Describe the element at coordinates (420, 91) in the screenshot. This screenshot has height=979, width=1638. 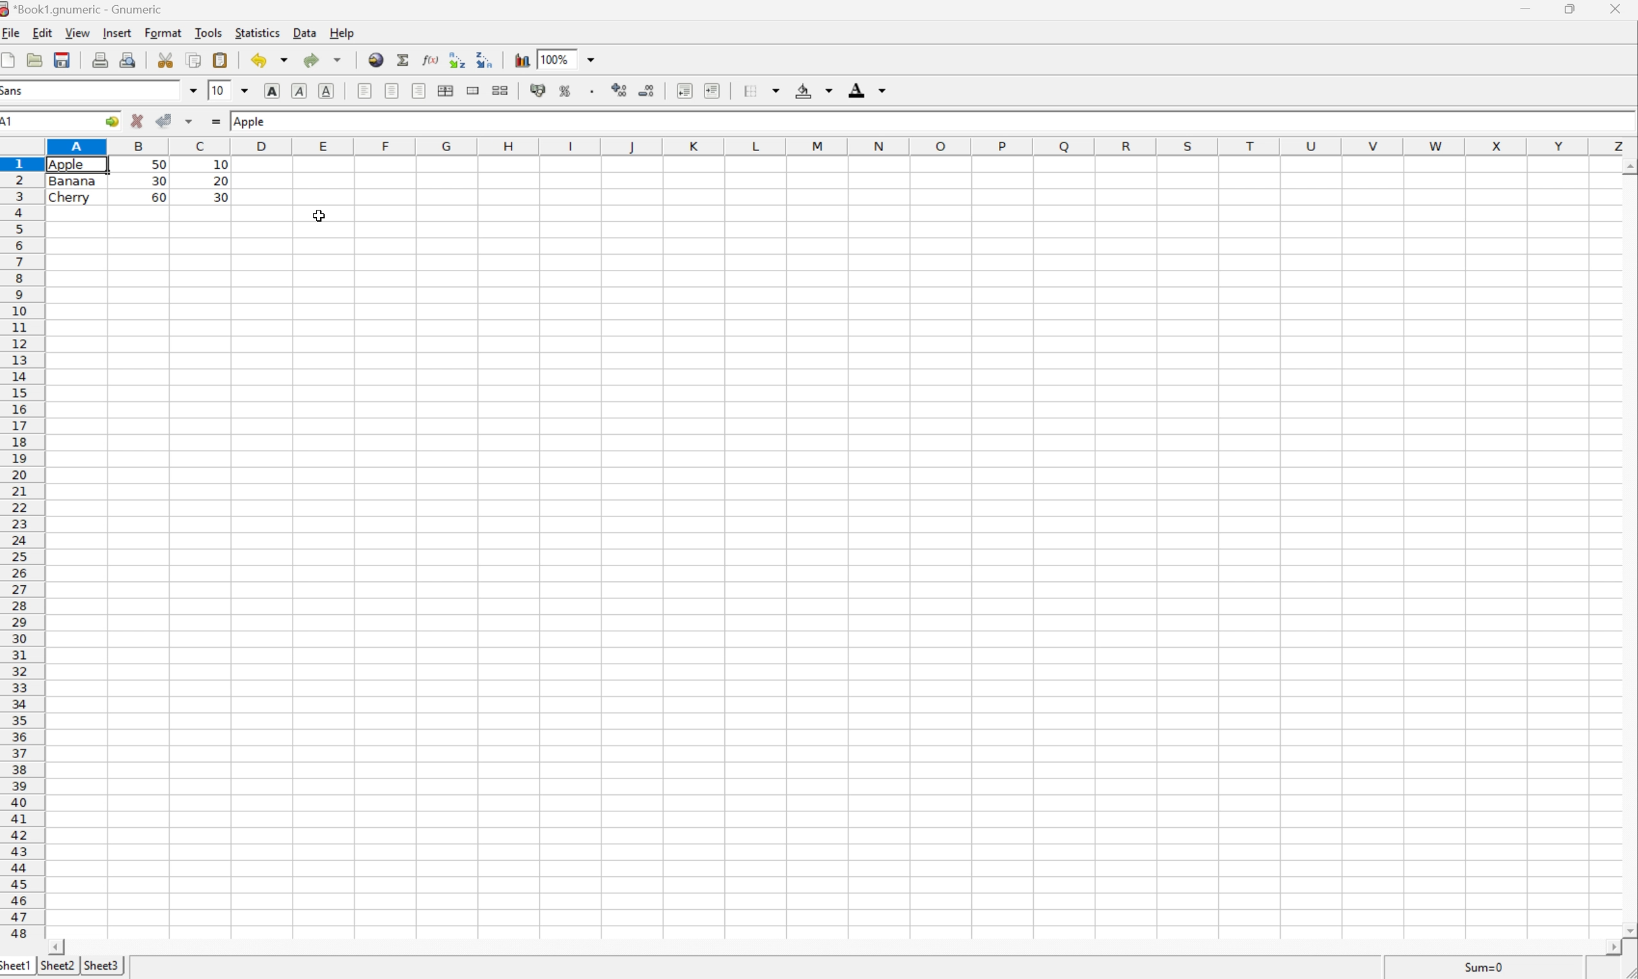
I see `align right` at that location.